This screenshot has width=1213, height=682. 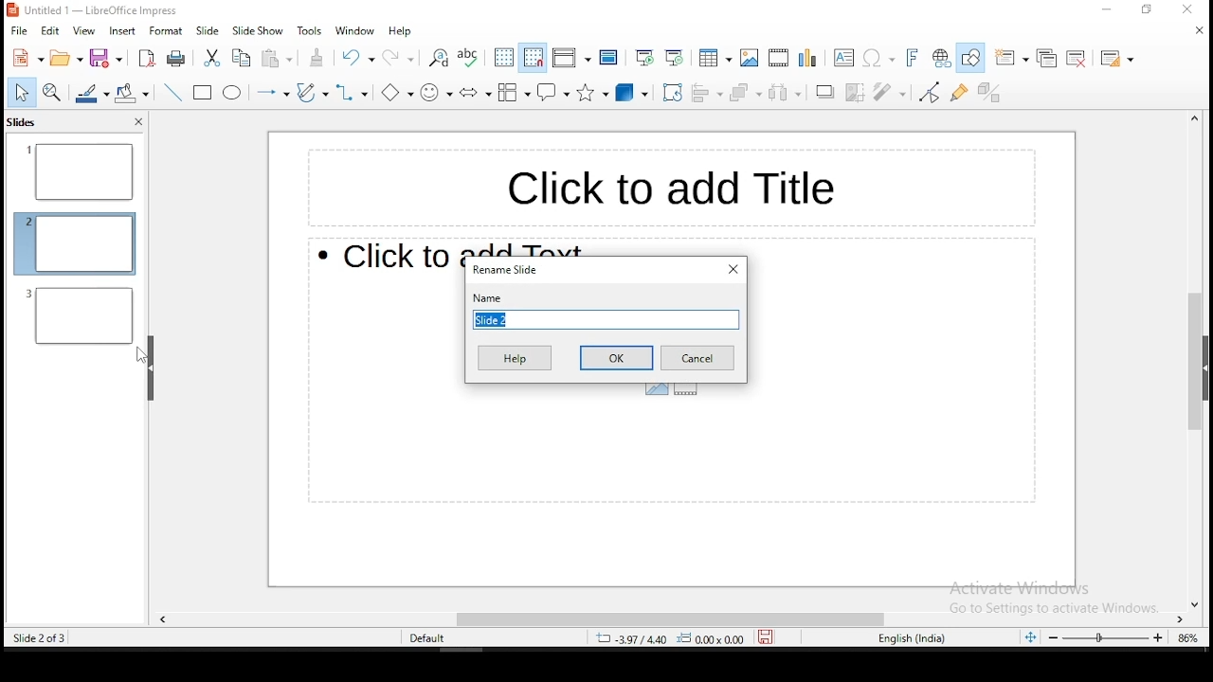 What do you see at coordinates (1116, 59) in the screenshot?
I see ` slide layout` at bounding box center [1116, 59].